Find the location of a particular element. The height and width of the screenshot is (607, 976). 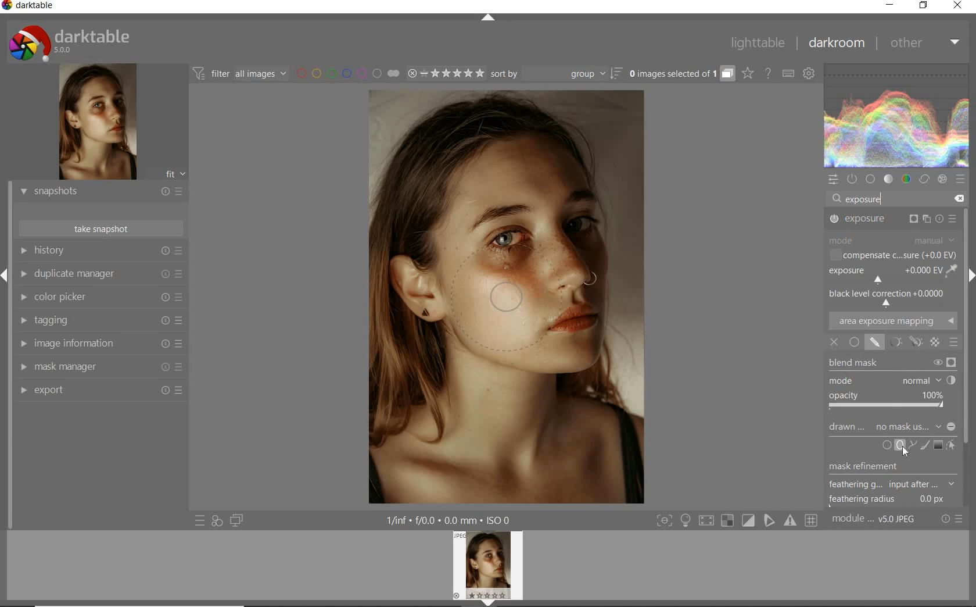

restore is located at coordinates (924, 8).